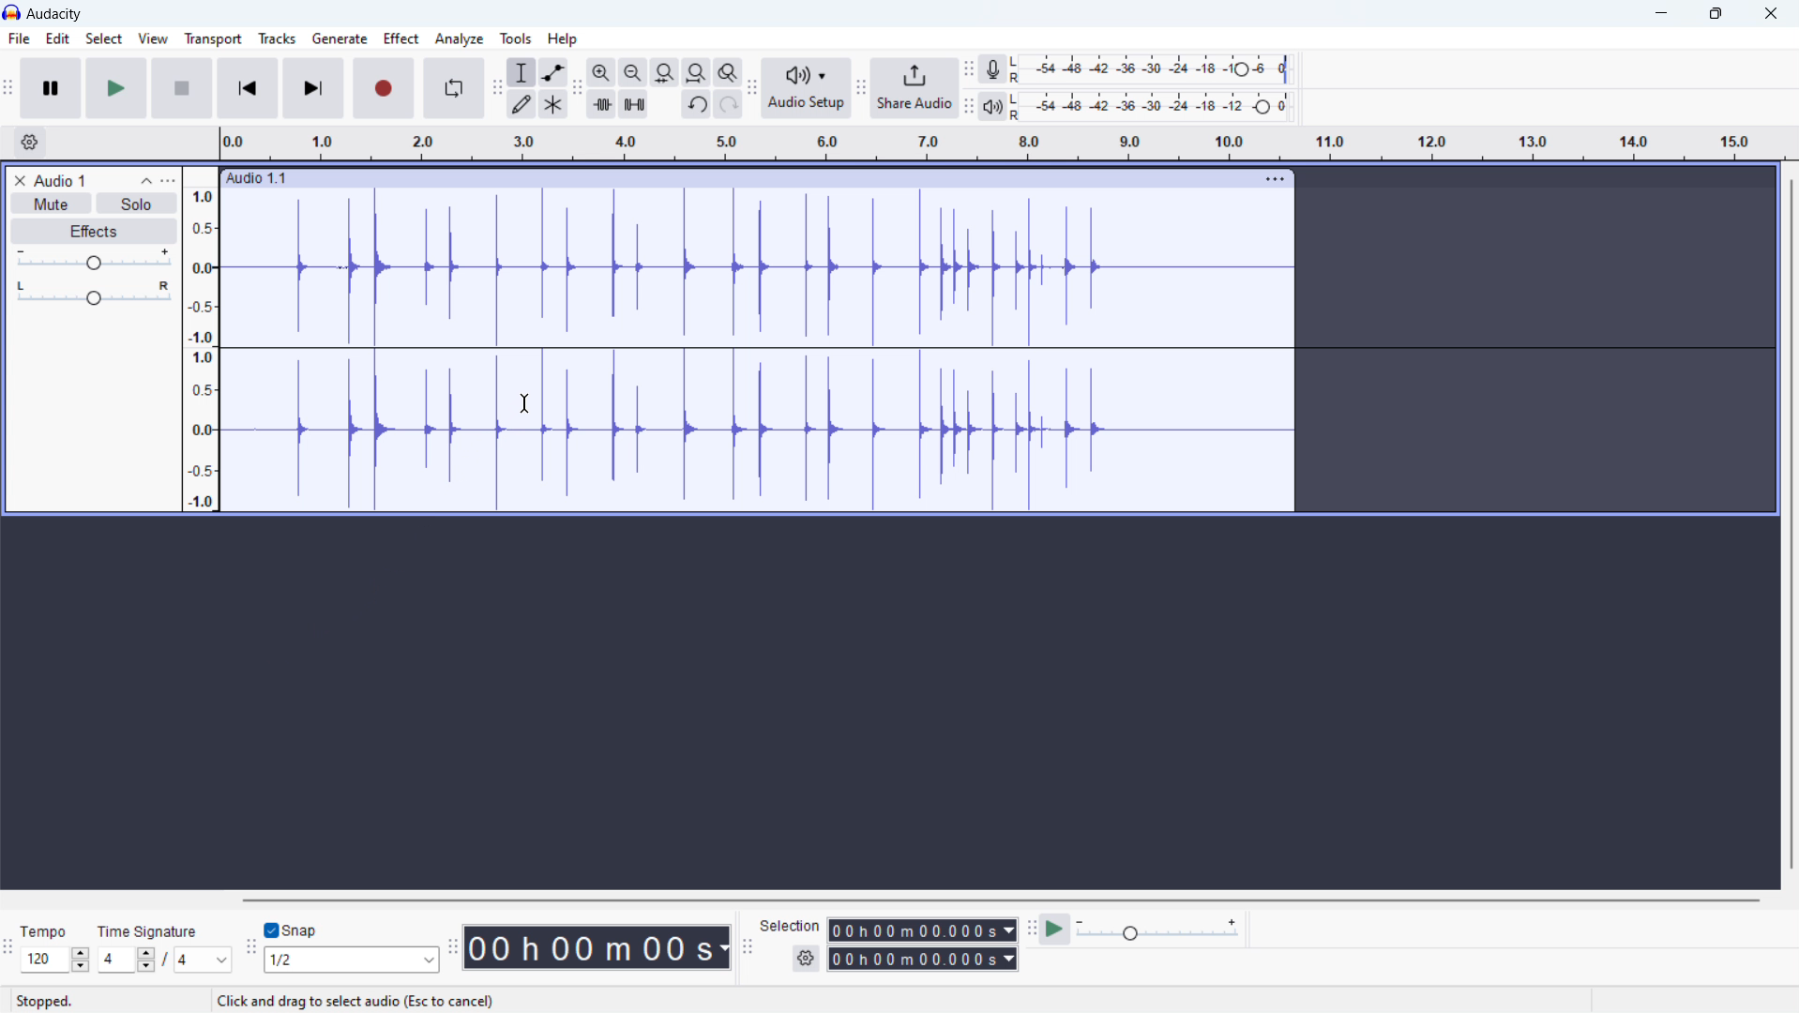 The height and width of the screenshot is (1013, 1799). Describe the element at coordinates (925, 959) in the screenshot. I see `00h00m00.000s (end time)` at that location.